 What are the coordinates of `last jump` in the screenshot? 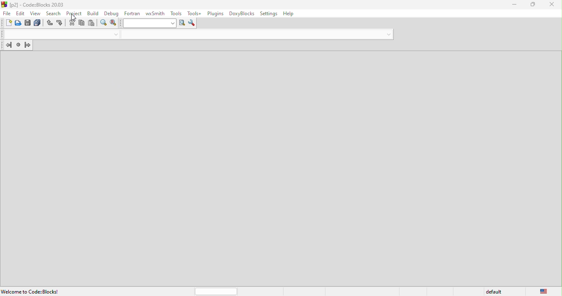 It's located at (18, 46).